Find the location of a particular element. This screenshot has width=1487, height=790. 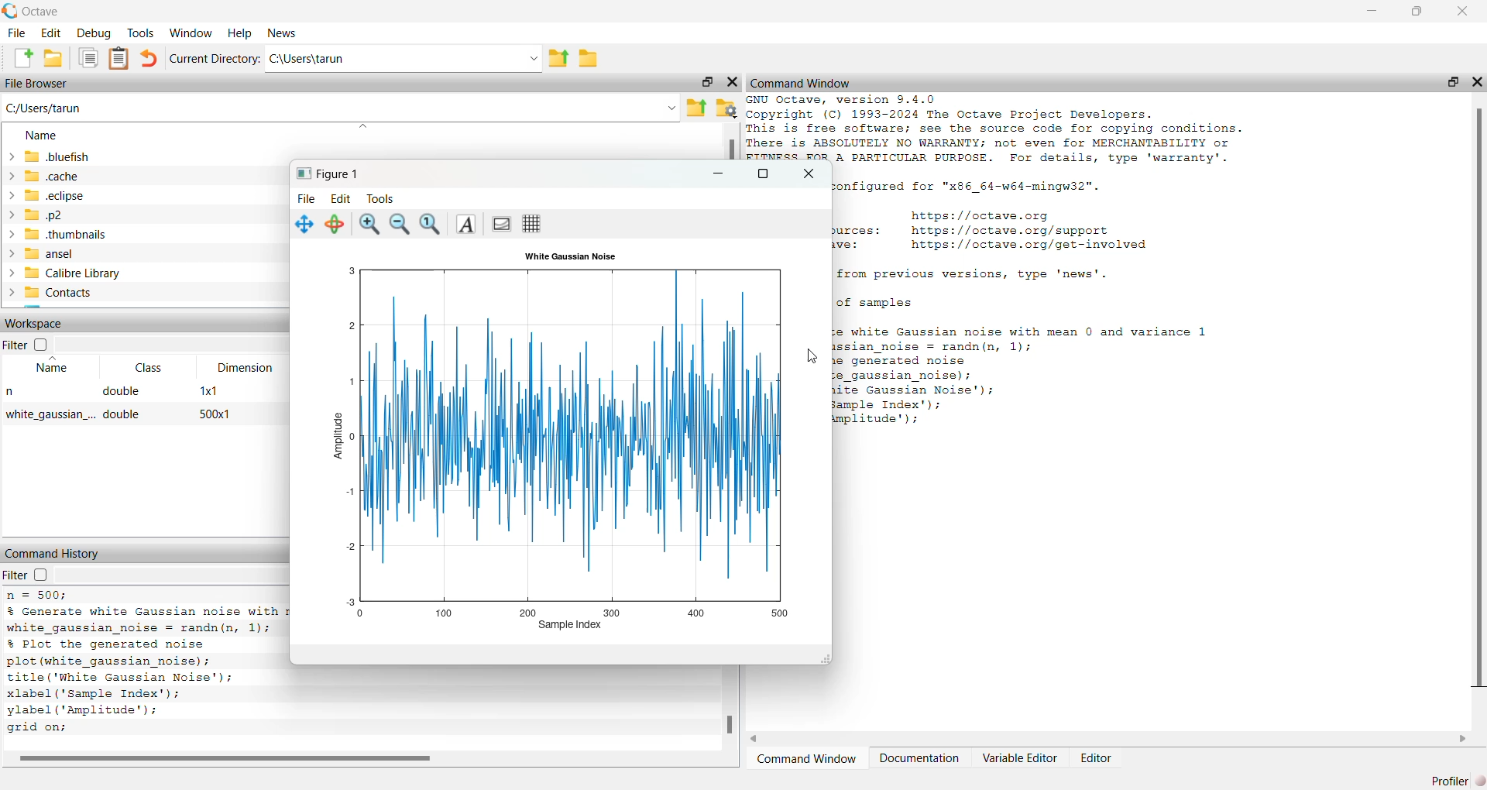

minimize is located at coordinates (1370, 13).